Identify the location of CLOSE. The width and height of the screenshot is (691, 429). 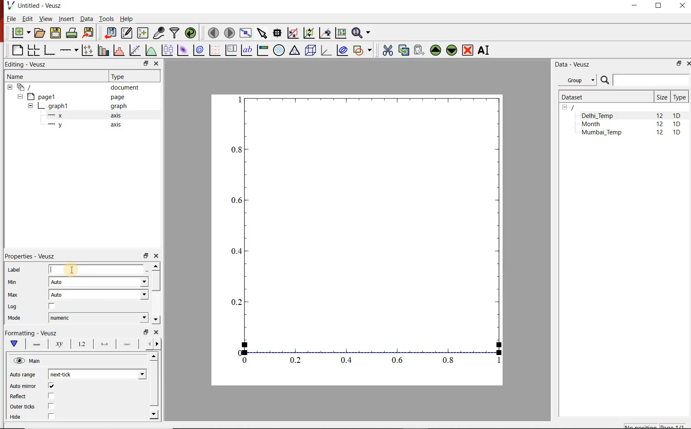
(681, 5).